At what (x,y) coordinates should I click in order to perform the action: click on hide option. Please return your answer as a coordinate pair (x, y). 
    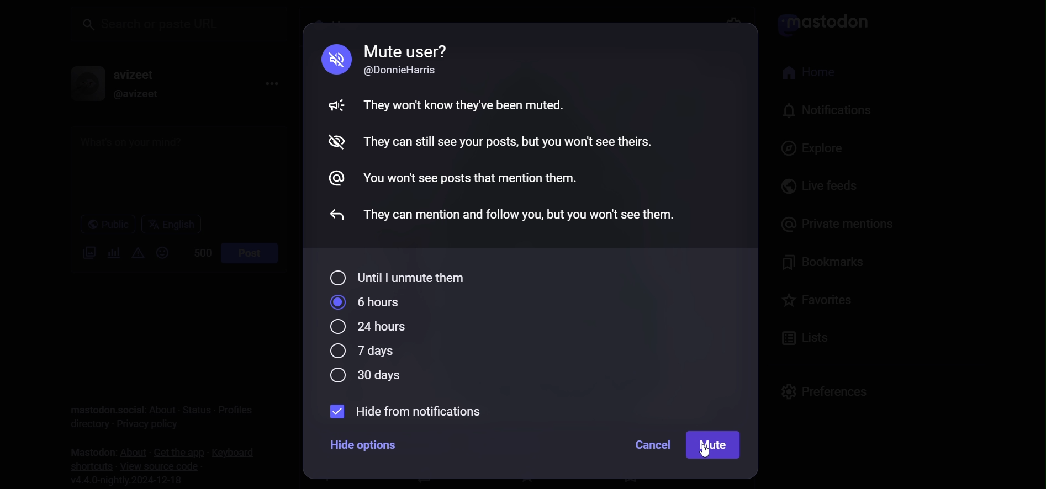
    Looking at the image, I should click on (364, 444).